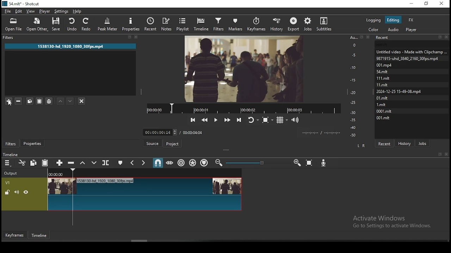 This screenshot has height=253, width=451. I want to click on ripple delete, so click(71, 162).